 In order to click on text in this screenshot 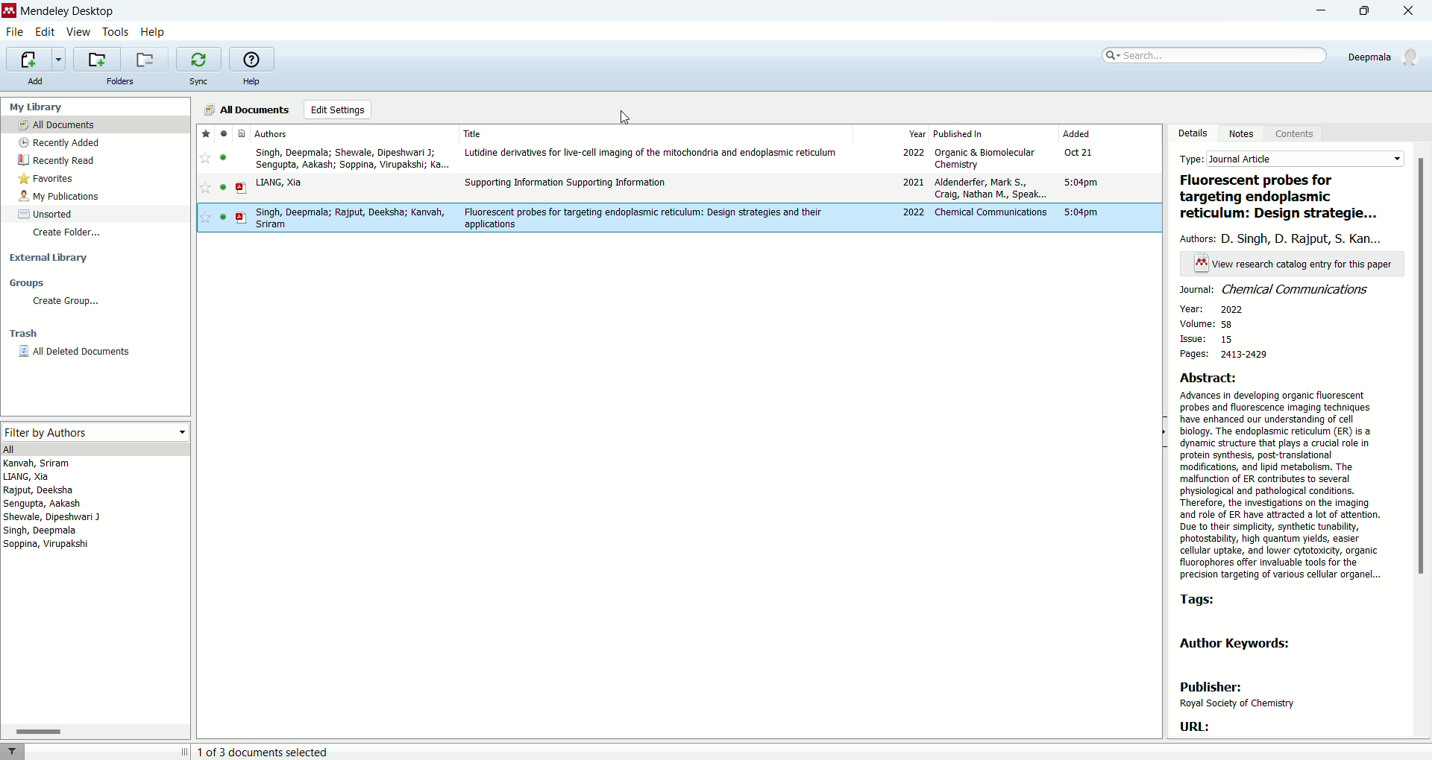, I will do `click(1295, 263)`.